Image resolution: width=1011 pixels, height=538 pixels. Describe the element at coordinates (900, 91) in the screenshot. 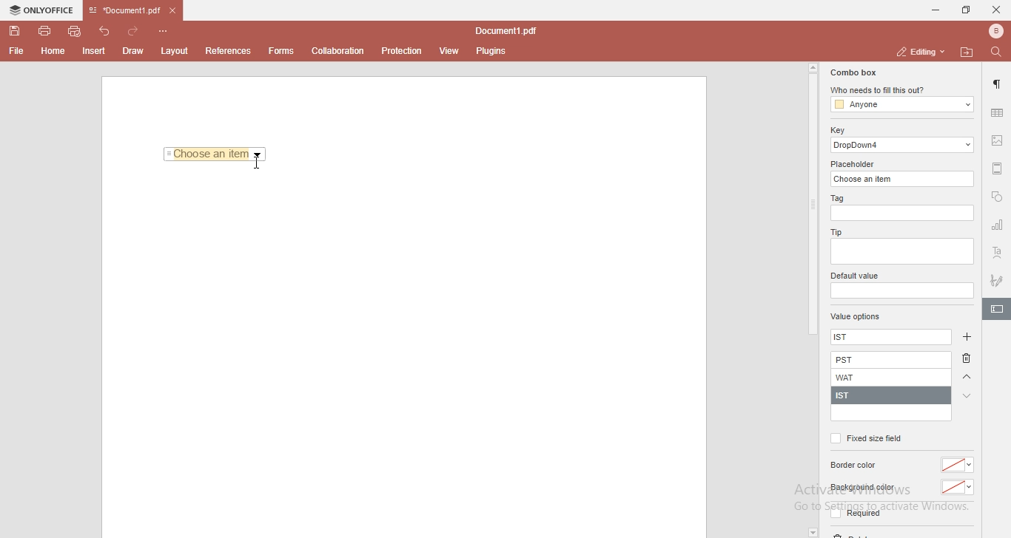

I see `who needs to fill this out?` at that location.